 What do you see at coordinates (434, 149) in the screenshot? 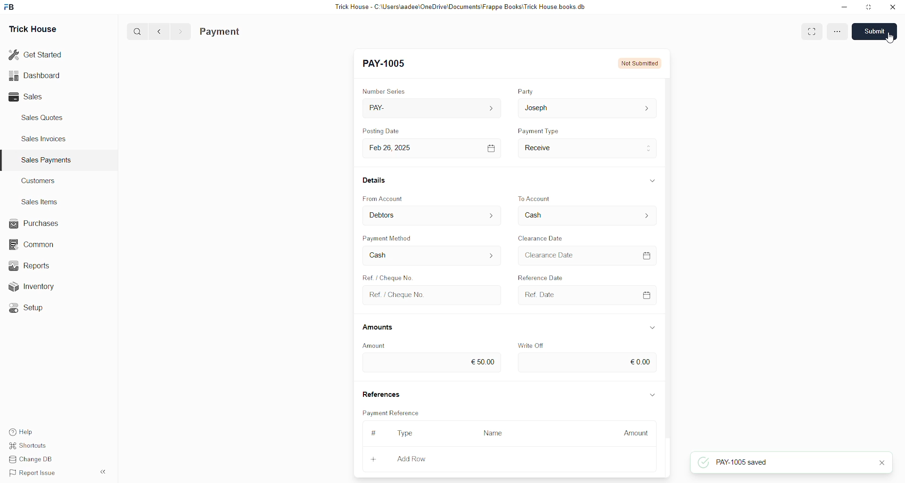
I see `Feb 26, 2025` at bounding box center [434, 149].